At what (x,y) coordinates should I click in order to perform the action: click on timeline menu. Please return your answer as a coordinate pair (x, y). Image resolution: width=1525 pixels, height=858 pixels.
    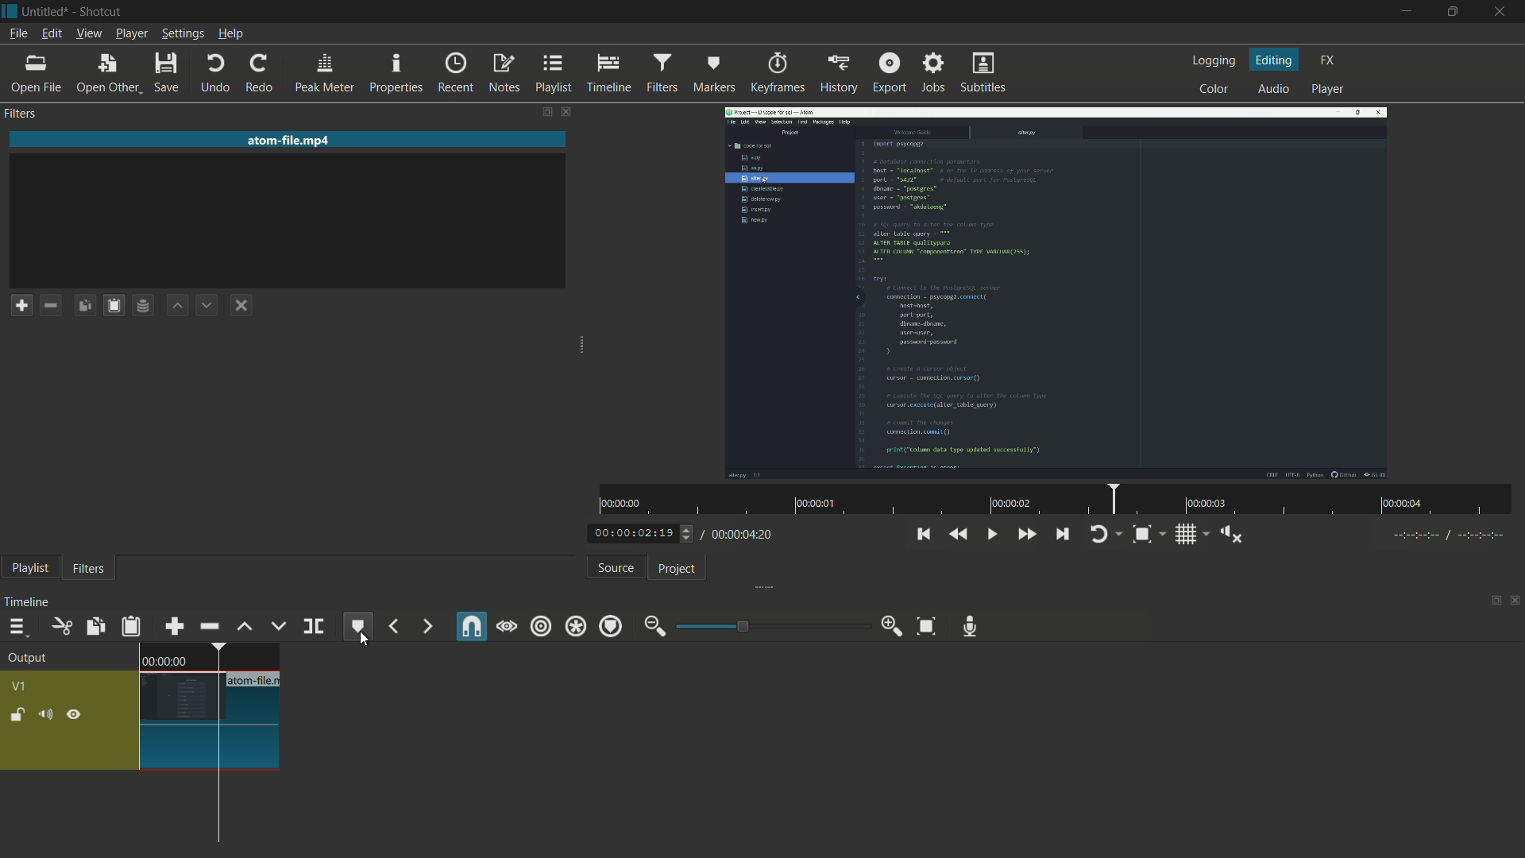
    Looking at the image, I should click on (17, 628).